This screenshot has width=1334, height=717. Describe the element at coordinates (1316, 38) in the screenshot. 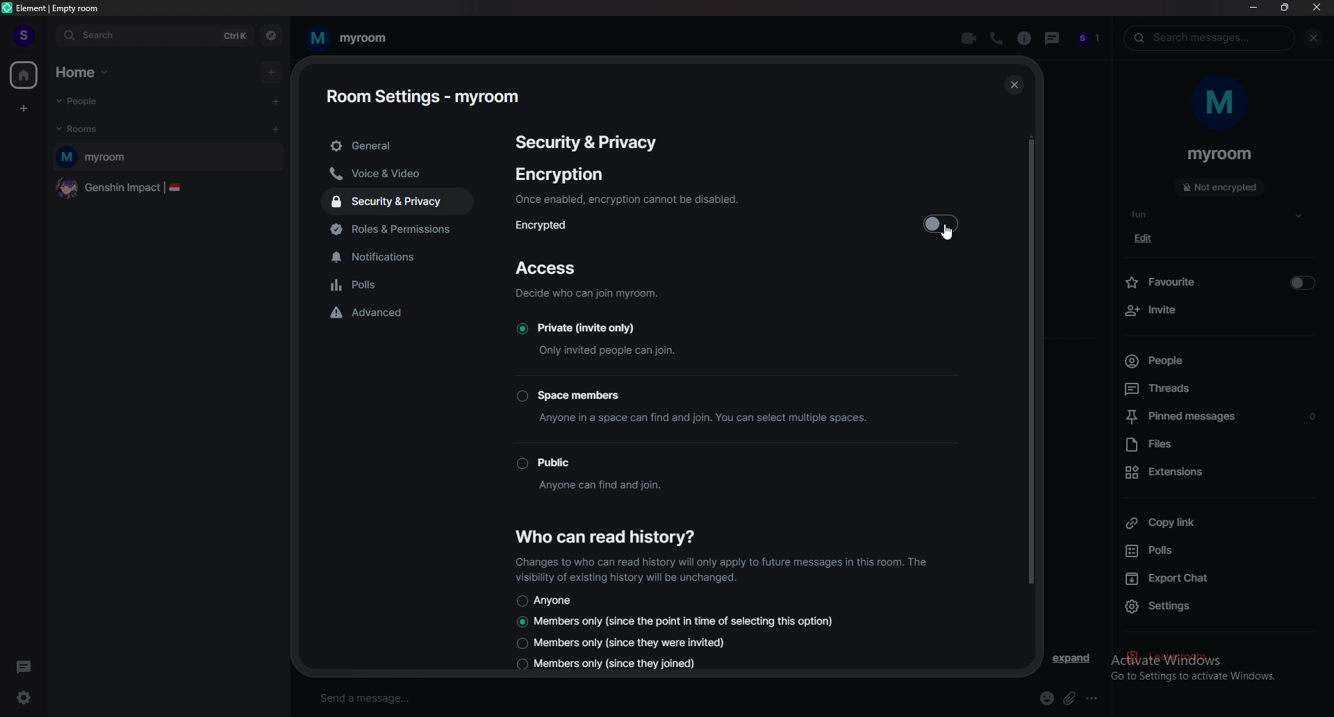

I see `close` at that location.